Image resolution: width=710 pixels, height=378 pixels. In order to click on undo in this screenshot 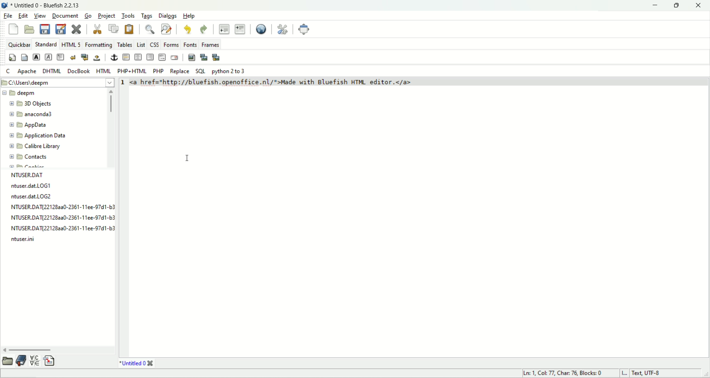, I will do `click(187, 30)`.